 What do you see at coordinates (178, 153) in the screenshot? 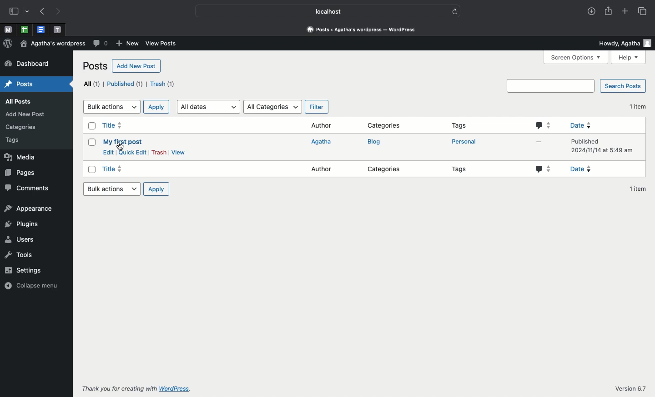
I see `View` at bounding box center [178, 153].